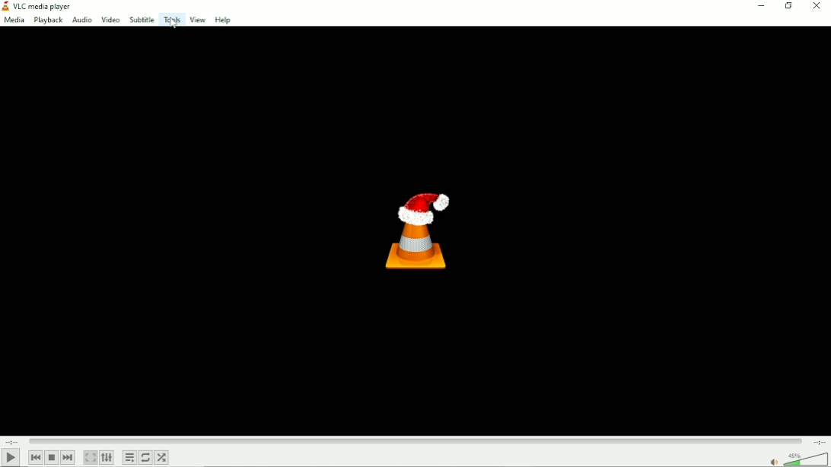 Image resolution: width=831 pixels, height=467 pixels. I want to click on Random, so click(162, 459).